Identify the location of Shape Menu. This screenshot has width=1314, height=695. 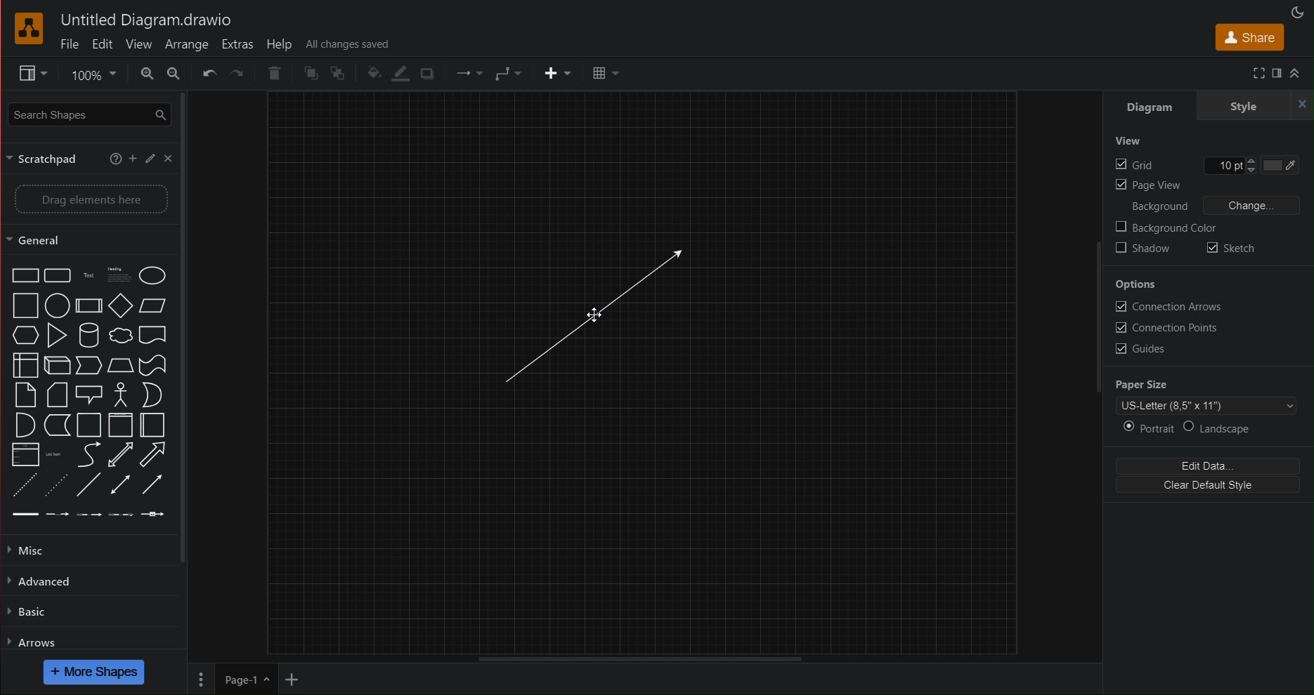
(88, 393).